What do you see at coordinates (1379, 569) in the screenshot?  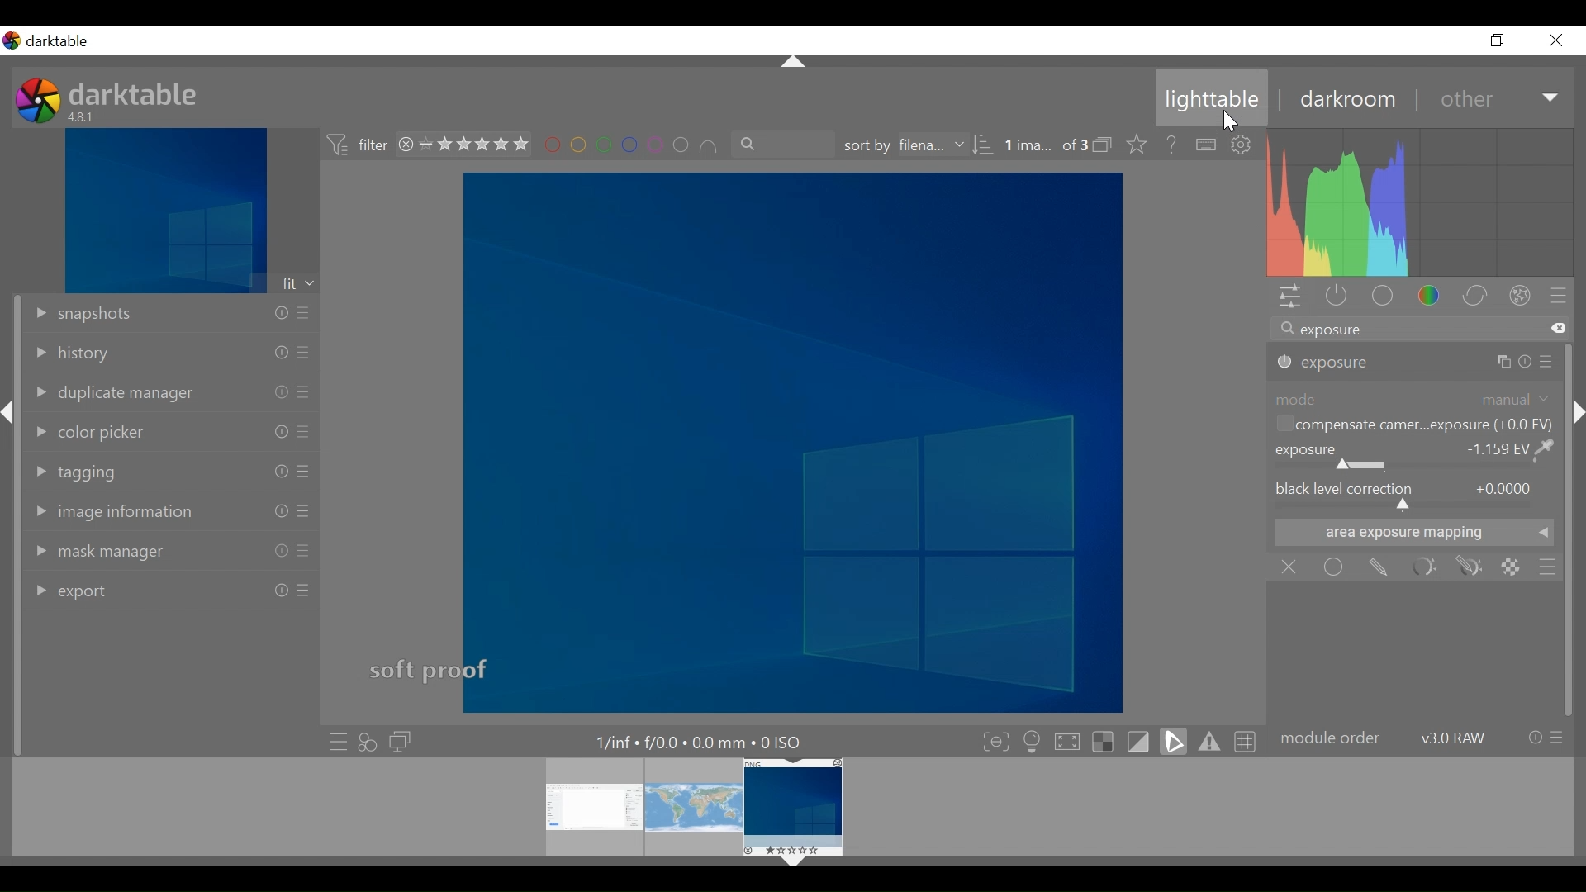 I see `drawn mask` at bounding box center [1379, 569].